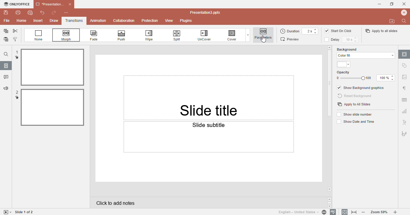  Describe the element at coordinates (404, 133) in the screenshot. I see `Signature setting` at that location.